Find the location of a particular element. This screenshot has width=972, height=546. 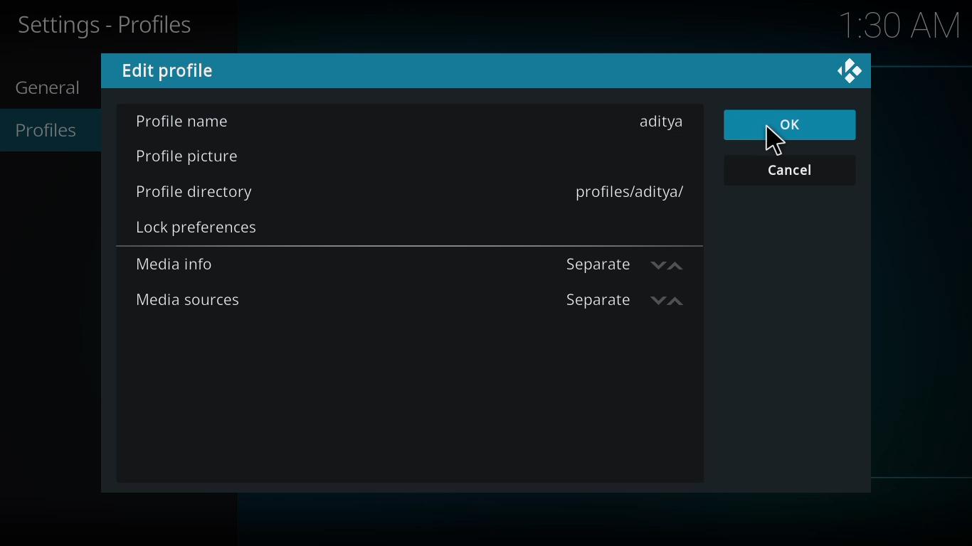

ok is located at coordinates (795, 123).